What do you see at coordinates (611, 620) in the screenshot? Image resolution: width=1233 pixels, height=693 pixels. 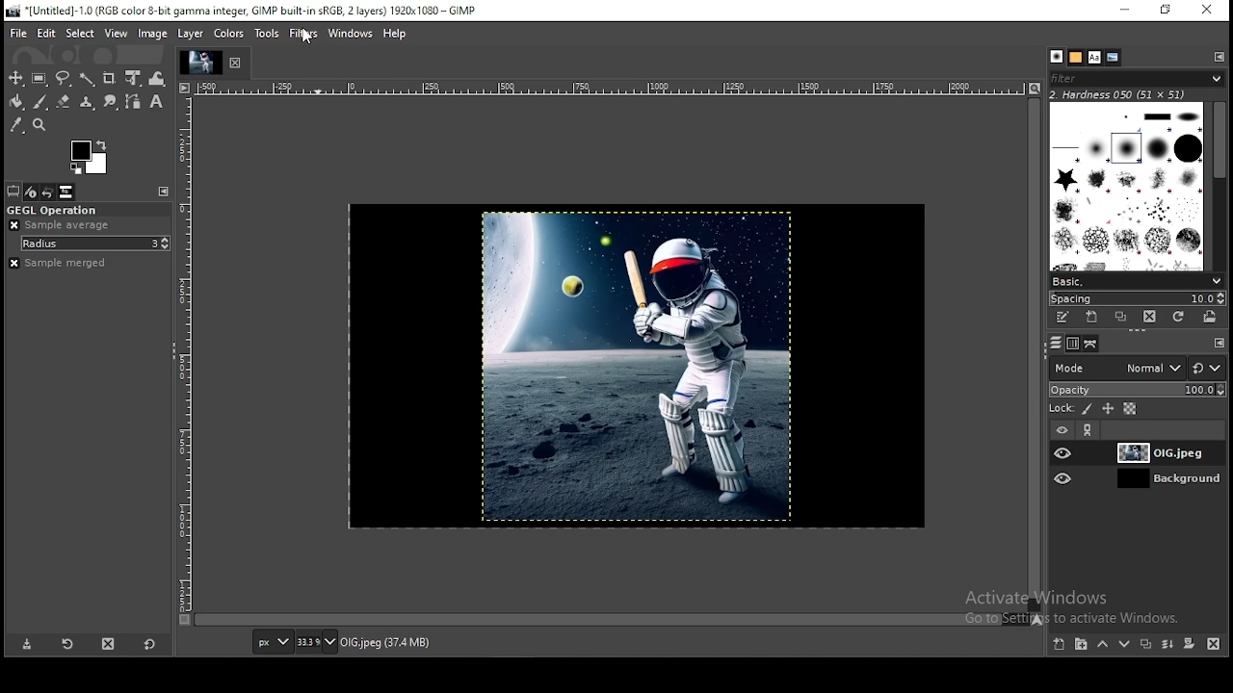 I see `scroll bar` at bounding box center [611, 620].